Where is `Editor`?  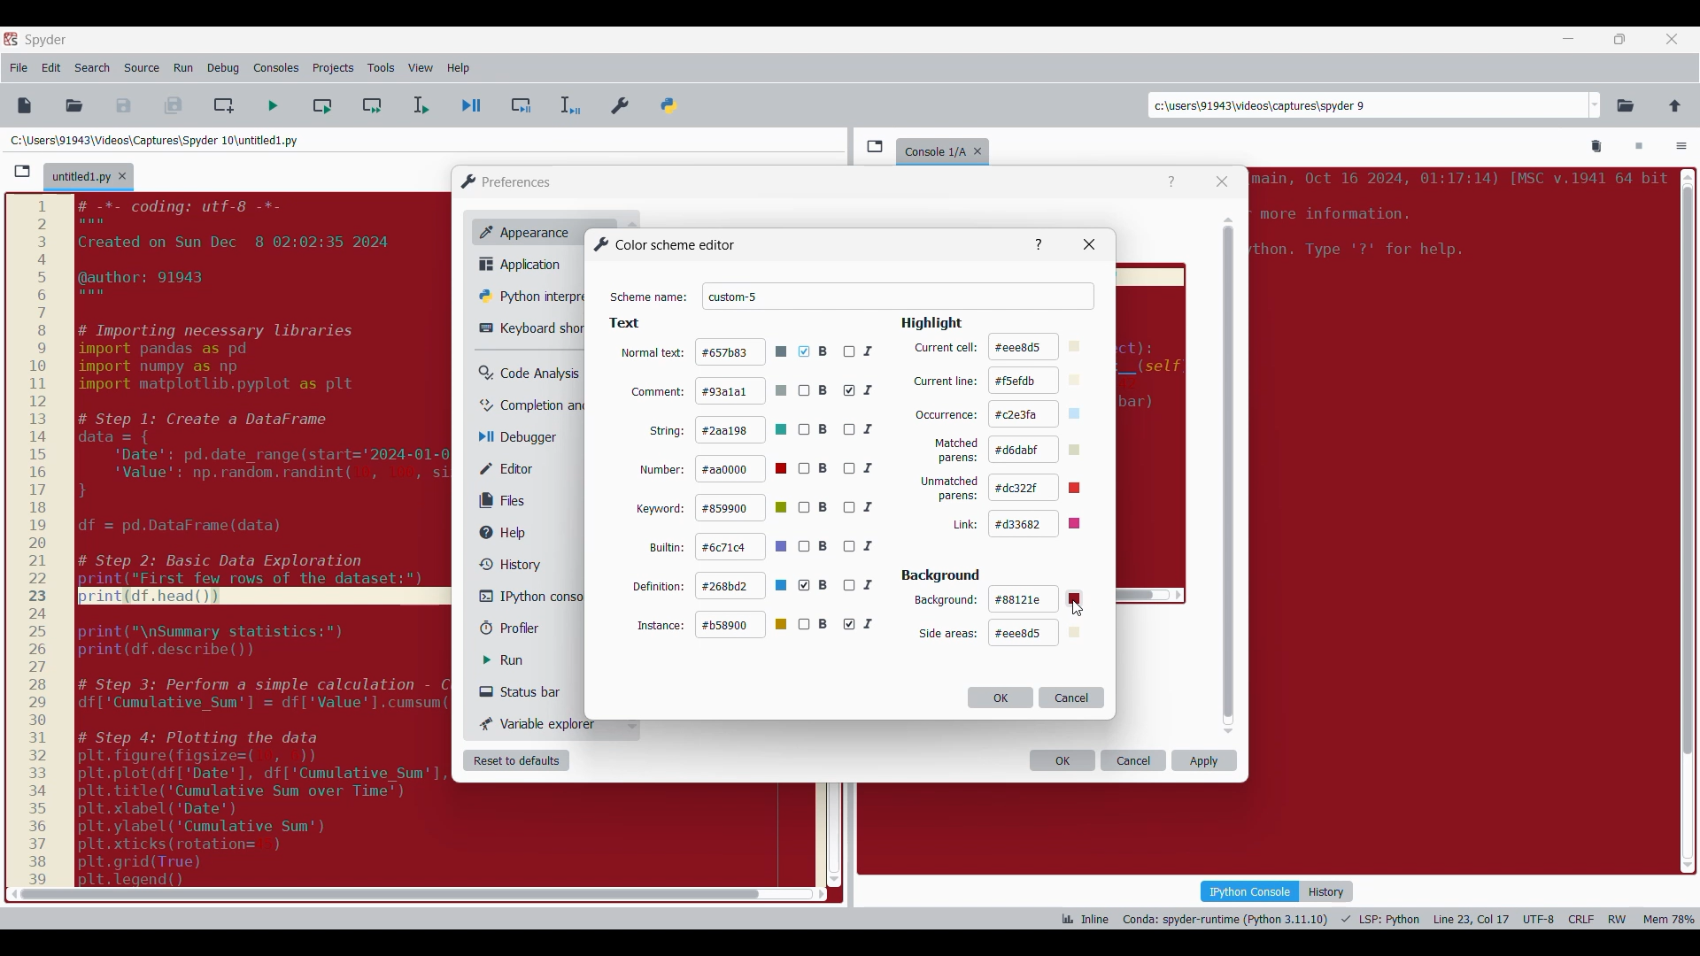 Editor is located at coordinates (519, 468).